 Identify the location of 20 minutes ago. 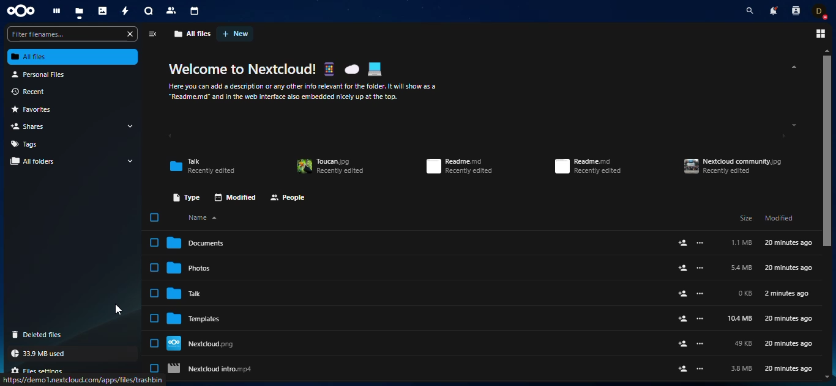
(789, 268).